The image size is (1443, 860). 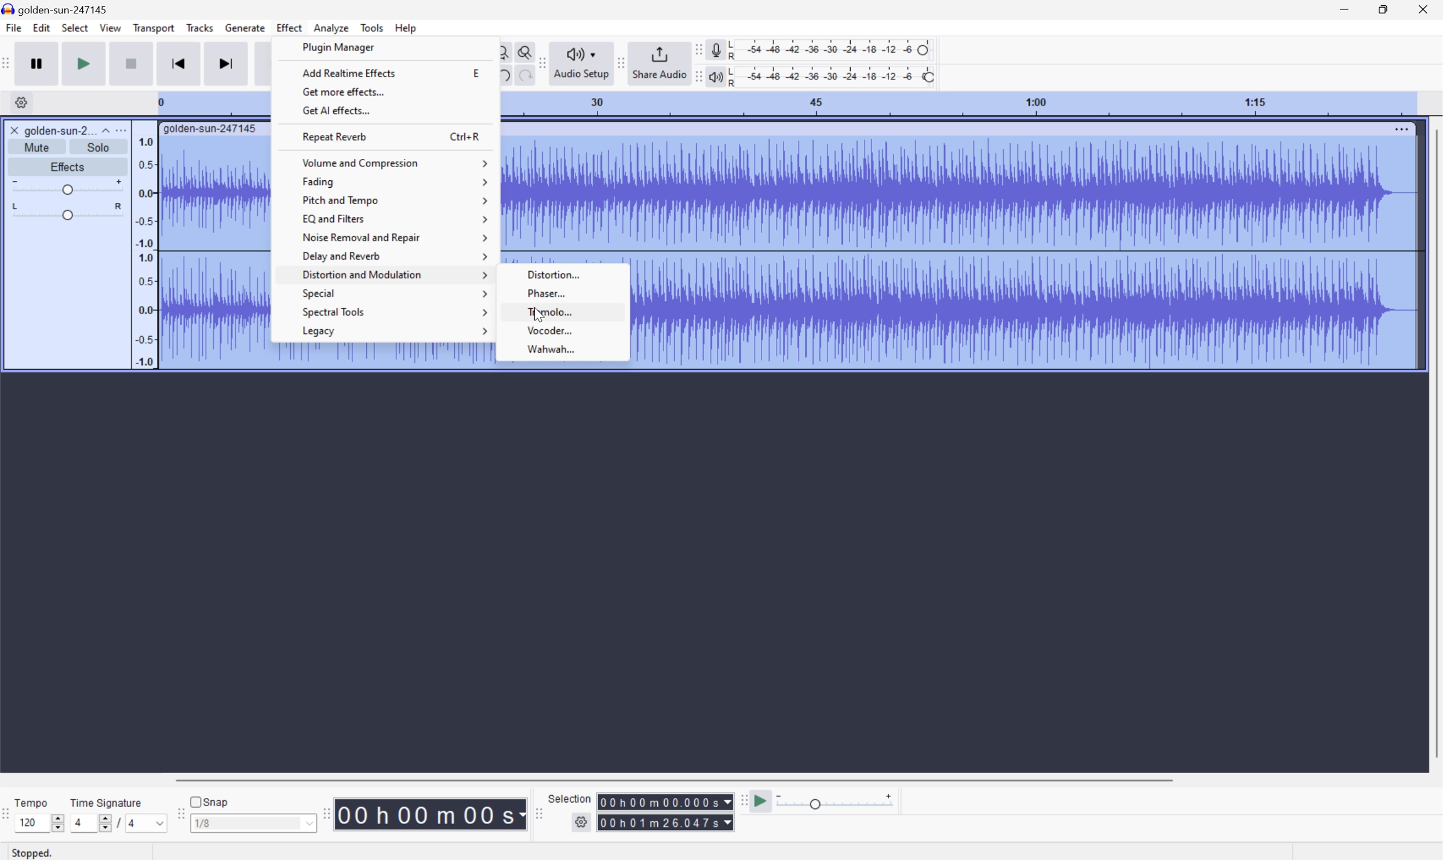 I want to click on 4, so click(x=89, y=823).